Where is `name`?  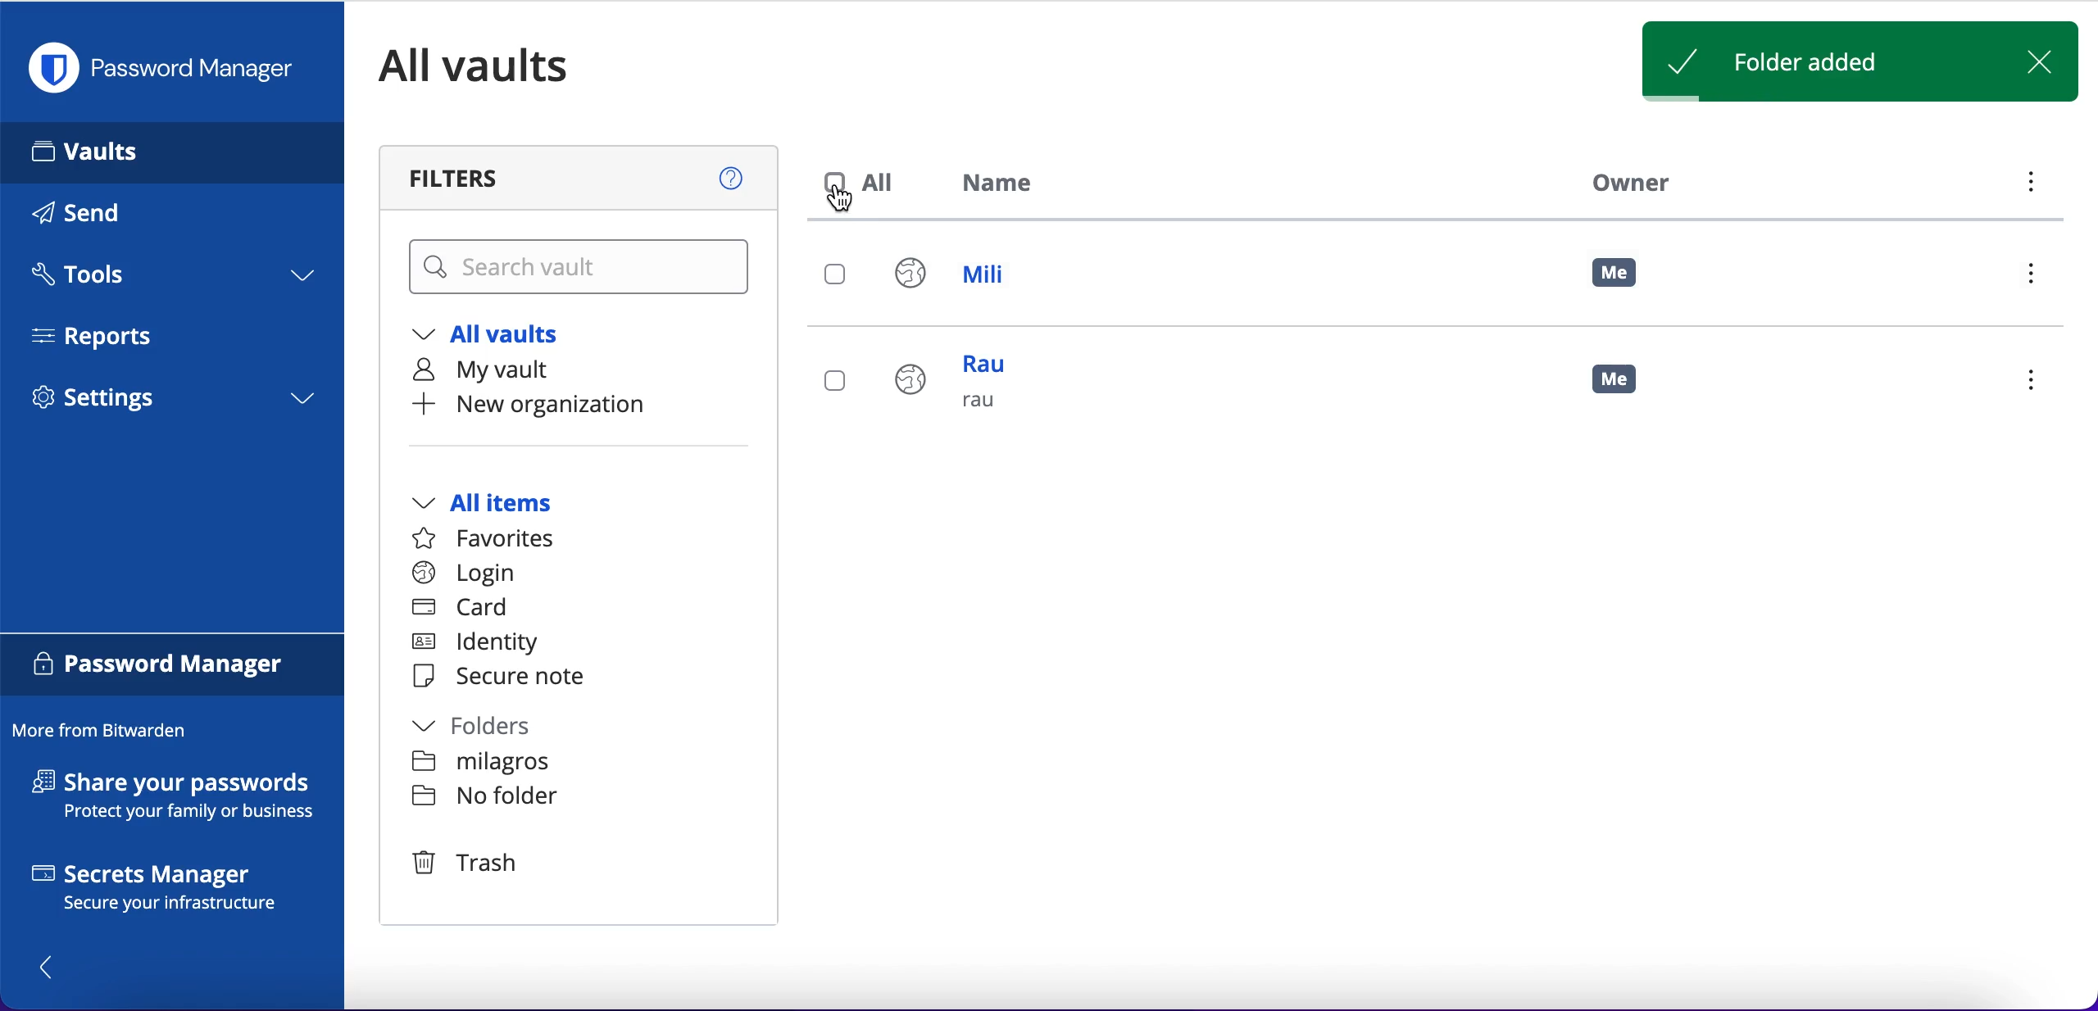
name is located at coordinates (1007, 186).